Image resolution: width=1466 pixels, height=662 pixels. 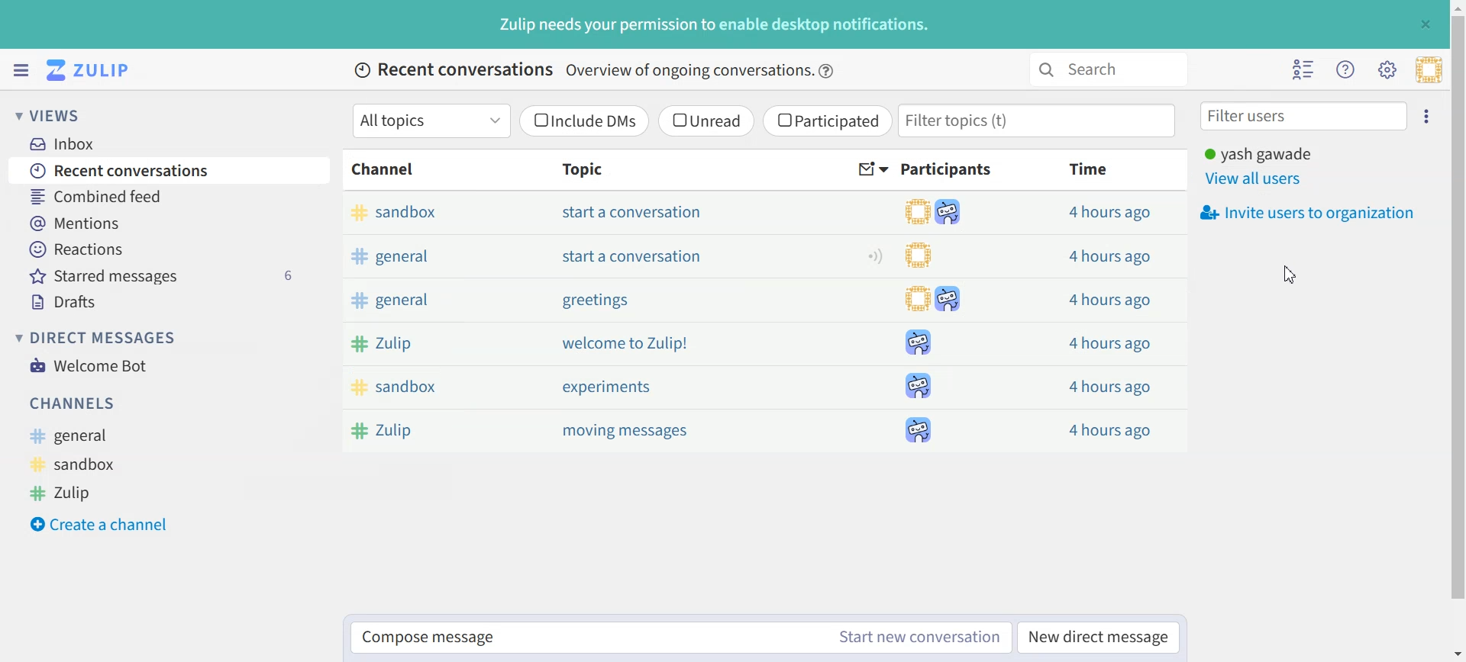 I want to click on 4 hours ago, so click(x=1108, y=342).